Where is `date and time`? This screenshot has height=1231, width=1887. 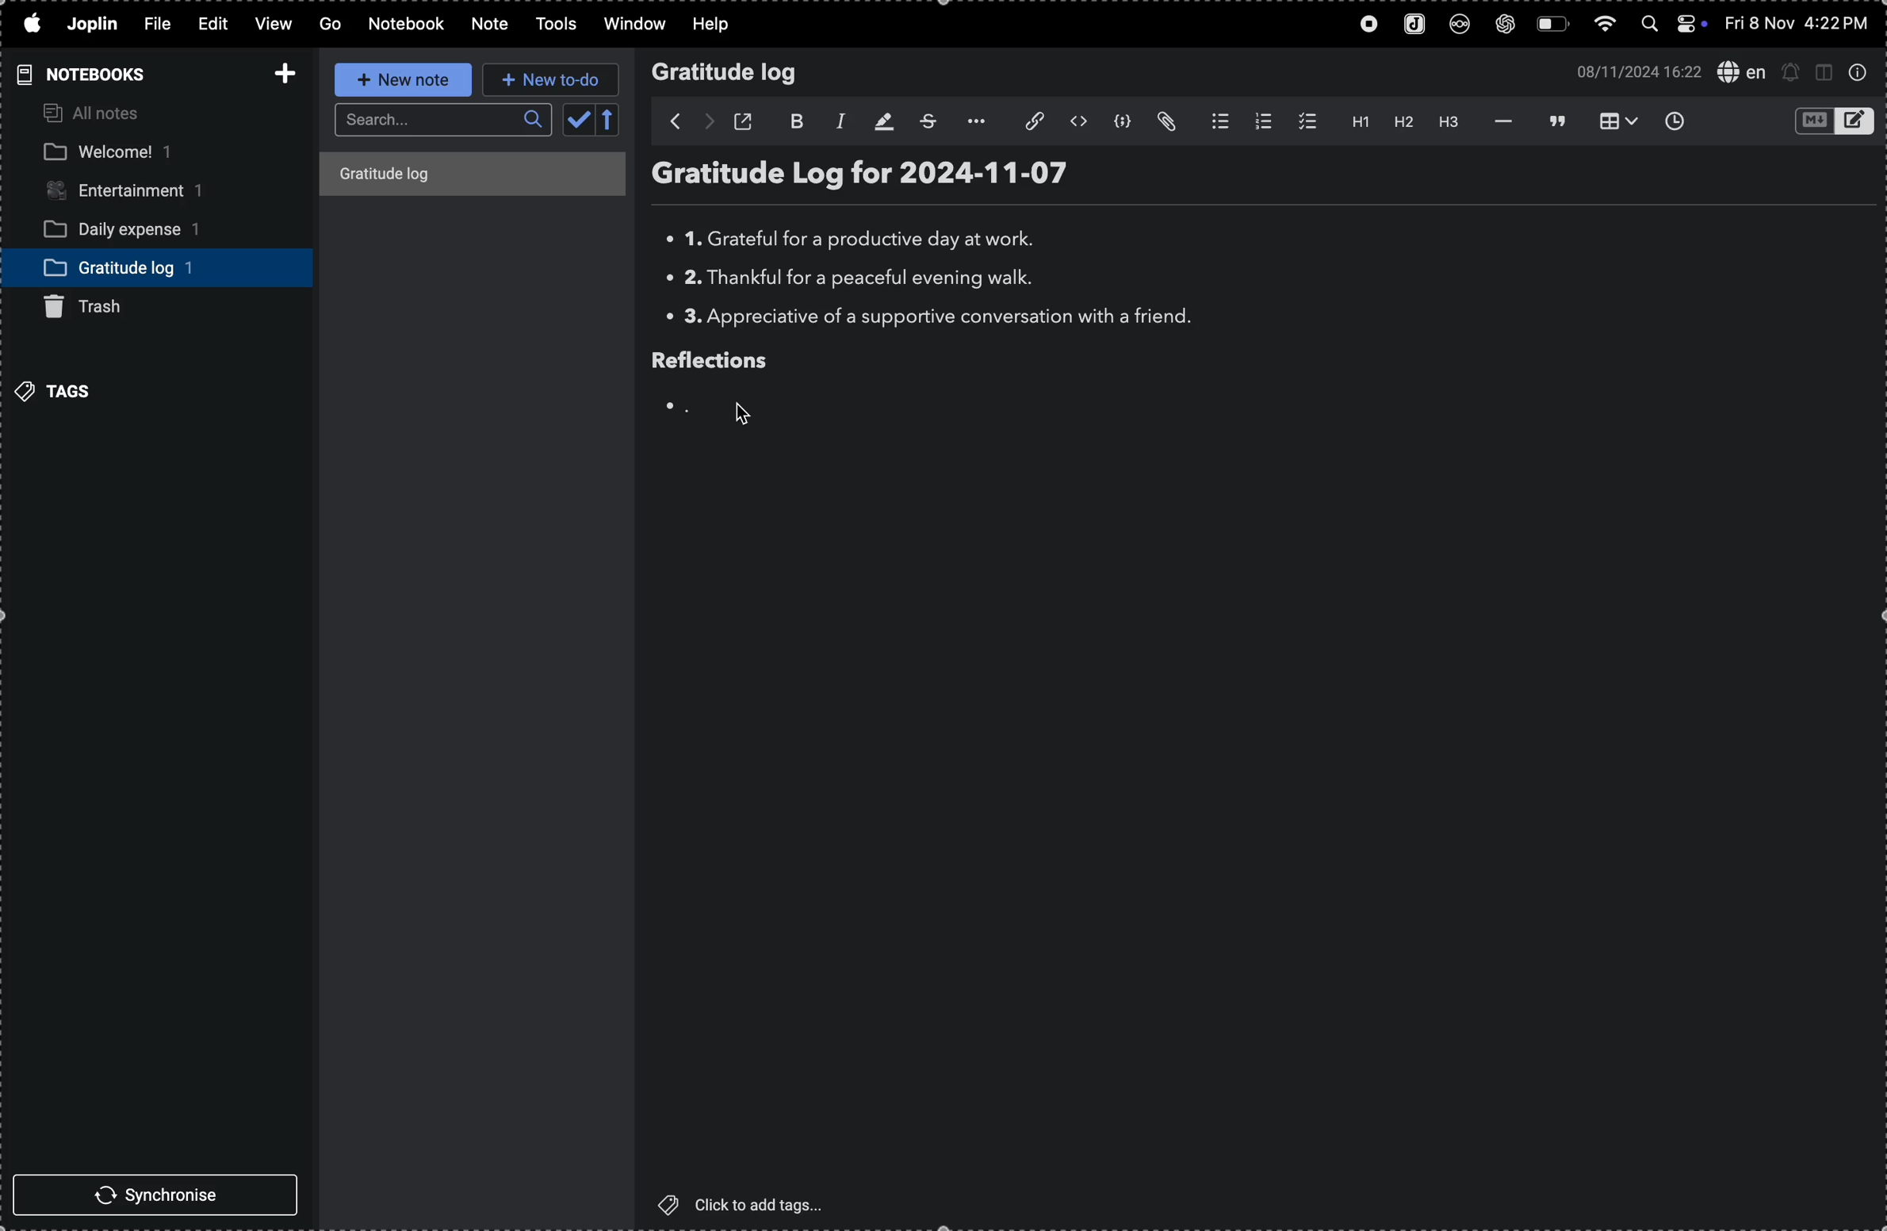
date and time is located at coordinates (1795, 23).